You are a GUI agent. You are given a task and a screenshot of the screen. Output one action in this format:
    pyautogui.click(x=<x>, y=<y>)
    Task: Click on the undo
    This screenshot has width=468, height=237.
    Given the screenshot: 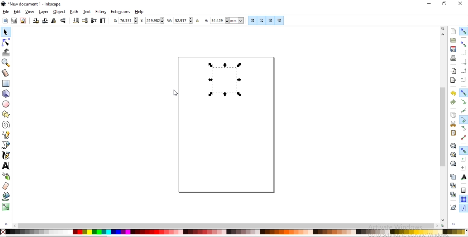 What is the action you would take?
    pyautogui.click(x=453, y=93)
    